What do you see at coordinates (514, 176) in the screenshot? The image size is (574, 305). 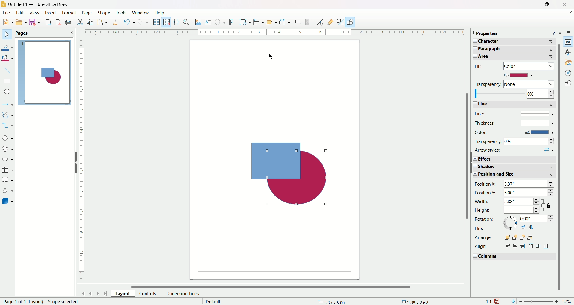 I see `position and size` at bounding box center [514, 176].